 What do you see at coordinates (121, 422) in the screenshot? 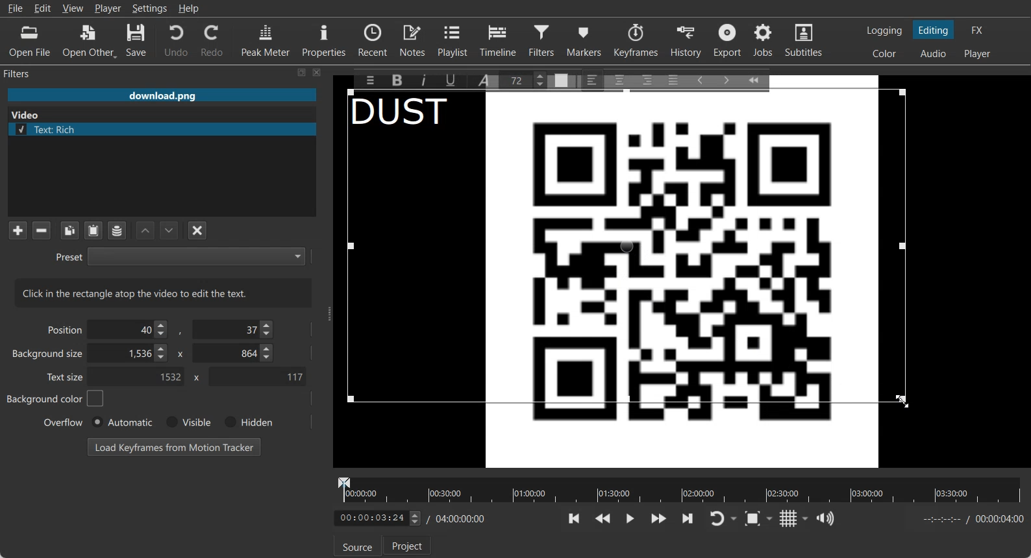
I see `Automatic` at bounding box center [121, 422].